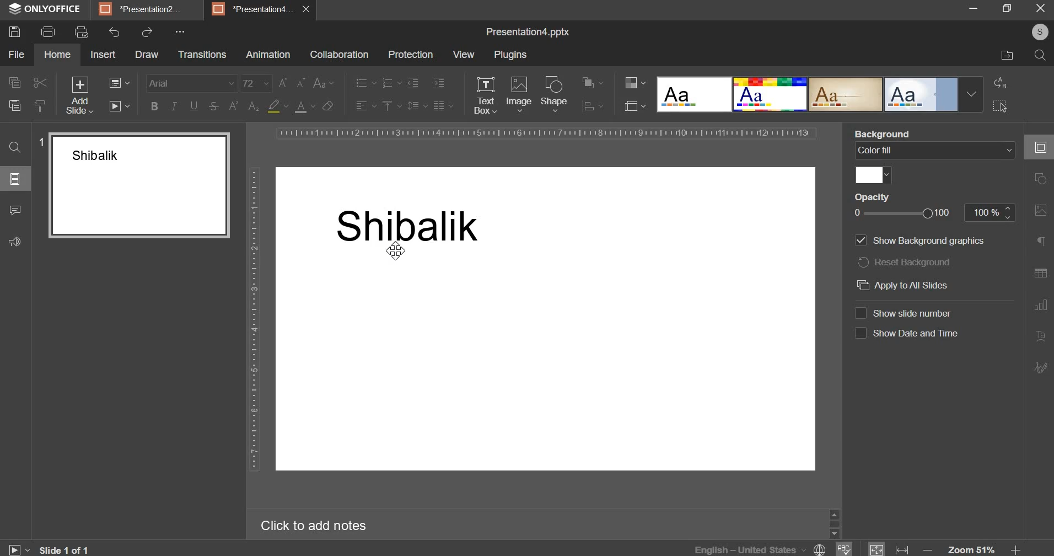 The image size is (1054, 556). Describe the element at coordinates (309, 10) in the screenshot. I see `close` at that location.